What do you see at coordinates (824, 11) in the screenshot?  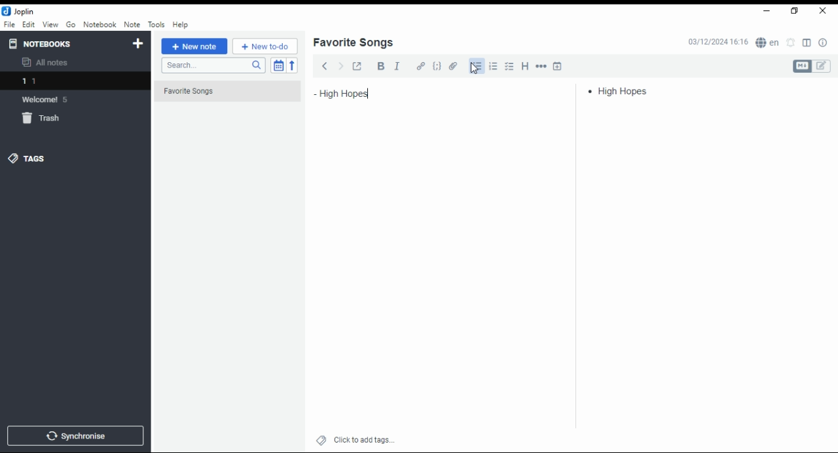 I see `close window` at bounding box center [824, 11].